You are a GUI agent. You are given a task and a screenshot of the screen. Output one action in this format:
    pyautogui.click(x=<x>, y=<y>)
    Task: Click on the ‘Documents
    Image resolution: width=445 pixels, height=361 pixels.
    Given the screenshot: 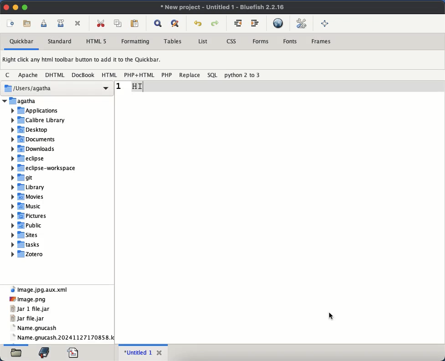 What is the action you would take?
    pyautogui.click(x=32, y=139)
    